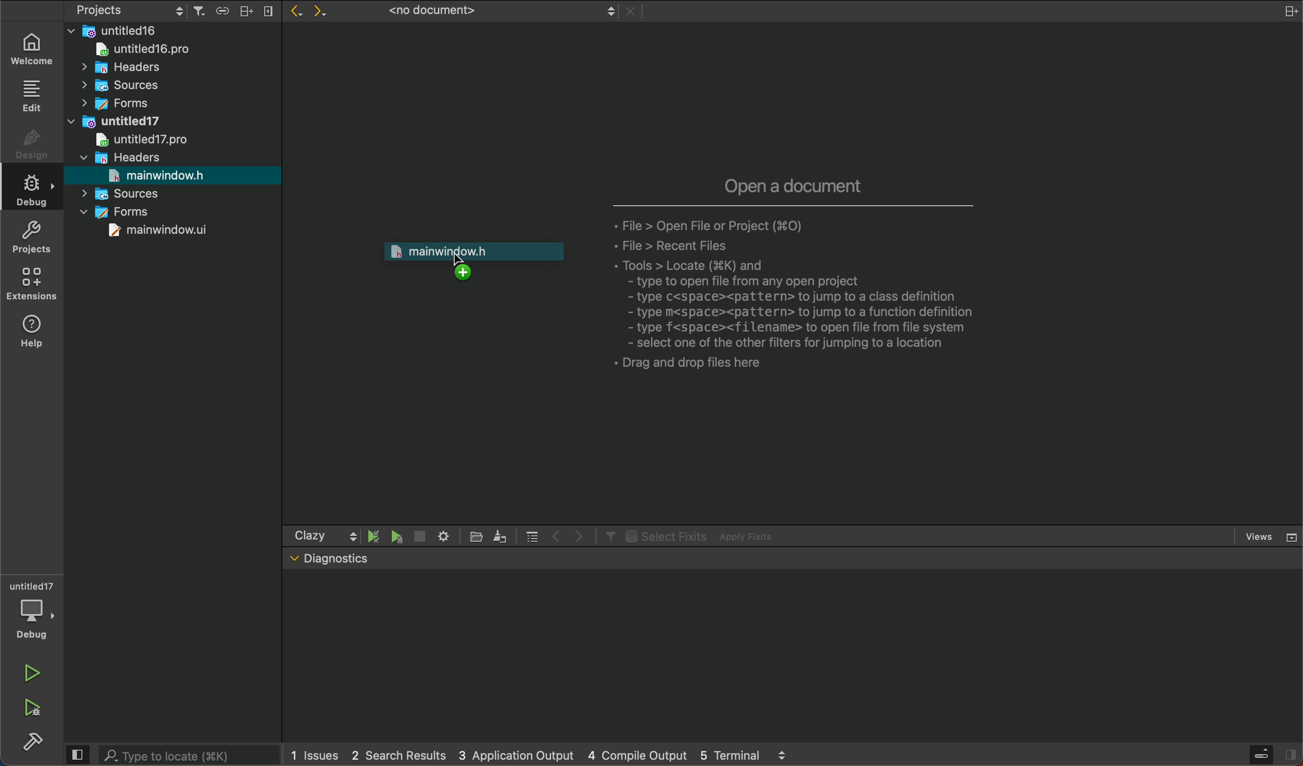 This screenshot has height=766, width=1303. I want to click on filter, so click(199, 11).